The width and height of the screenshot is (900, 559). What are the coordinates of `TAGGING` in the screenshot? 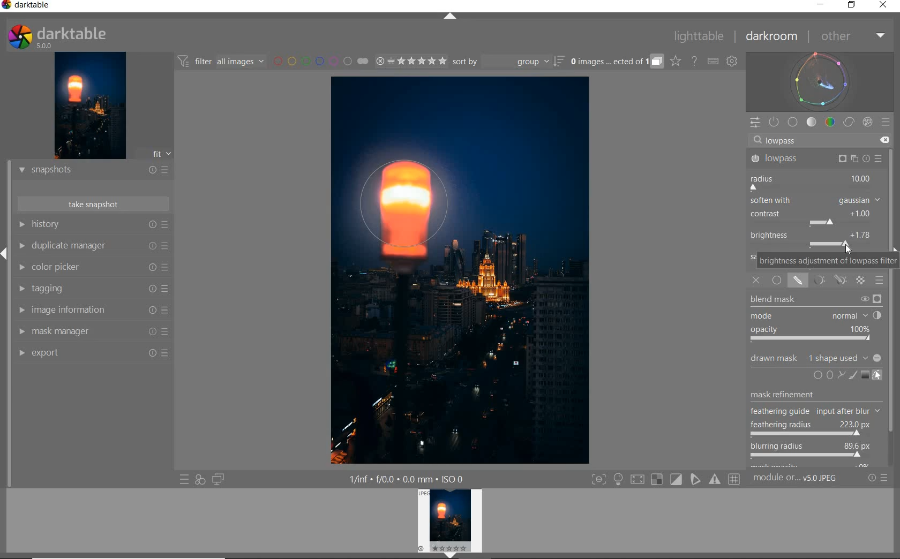 It's located at (93, 290).